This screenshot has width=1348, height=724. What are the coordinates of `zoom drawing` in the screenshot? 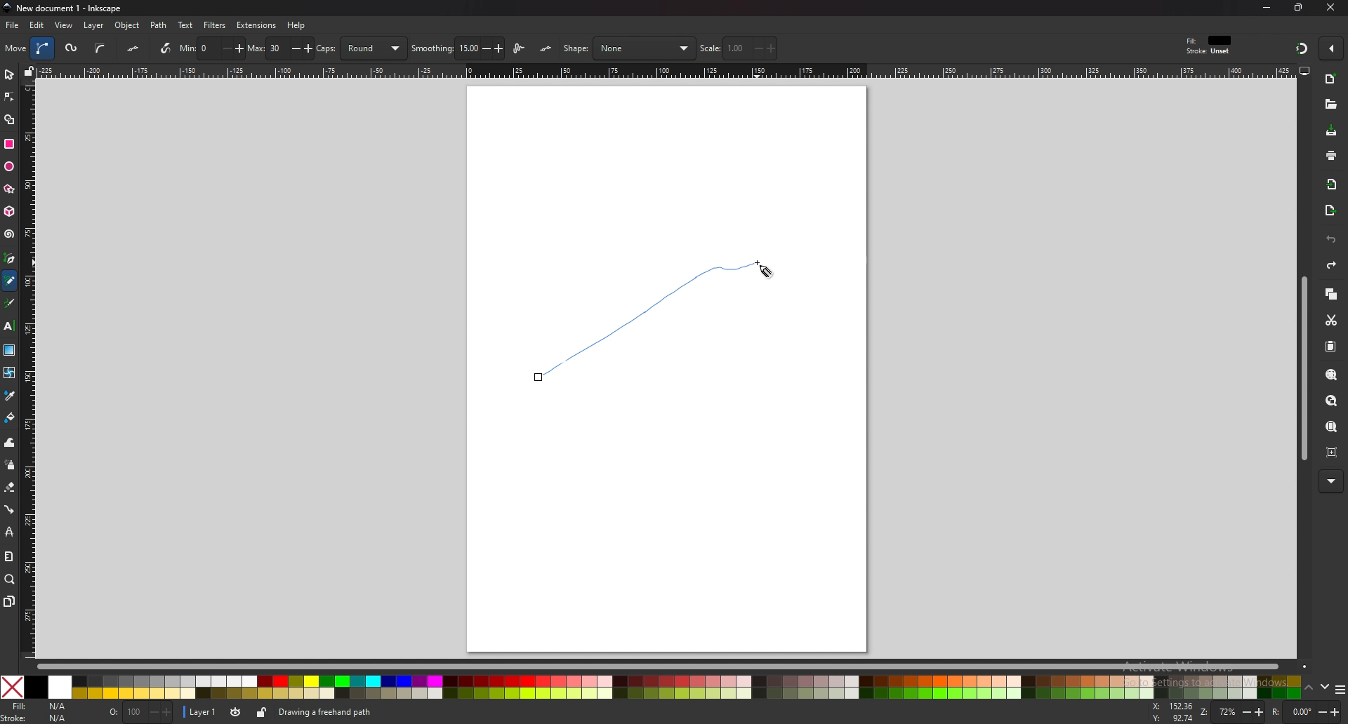 It's located at (1332, 402).